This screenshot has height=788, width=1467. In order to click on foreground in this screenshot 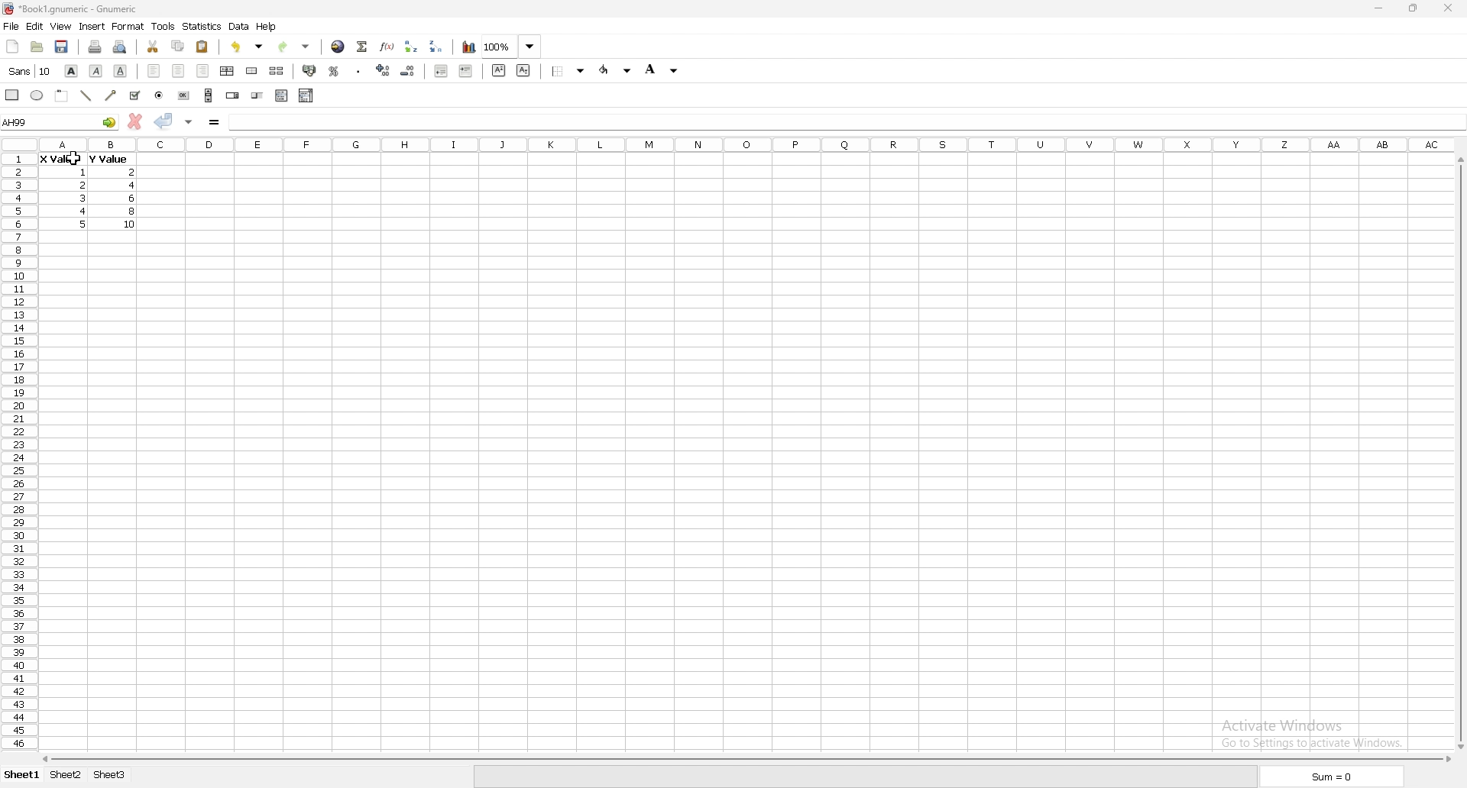, I will do `click(617, 69)`.